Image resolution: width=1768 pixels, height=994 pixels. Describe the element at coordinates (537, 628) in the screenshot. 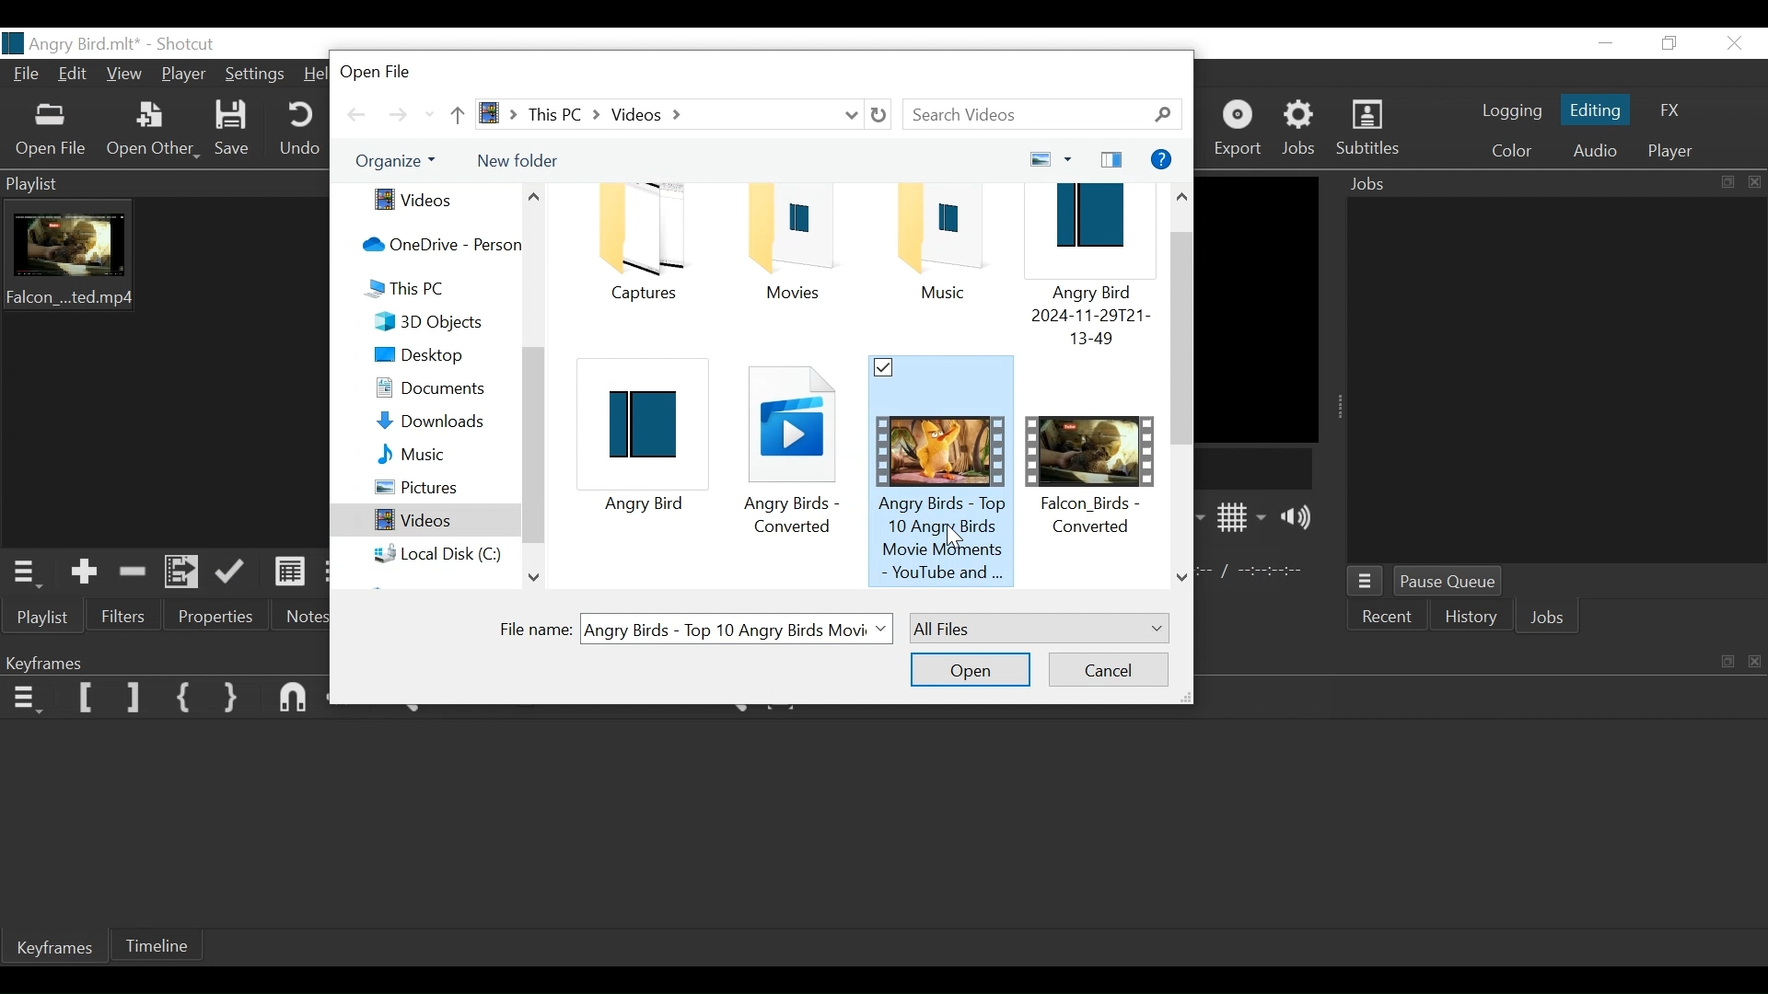

I see `File Name` at that location.